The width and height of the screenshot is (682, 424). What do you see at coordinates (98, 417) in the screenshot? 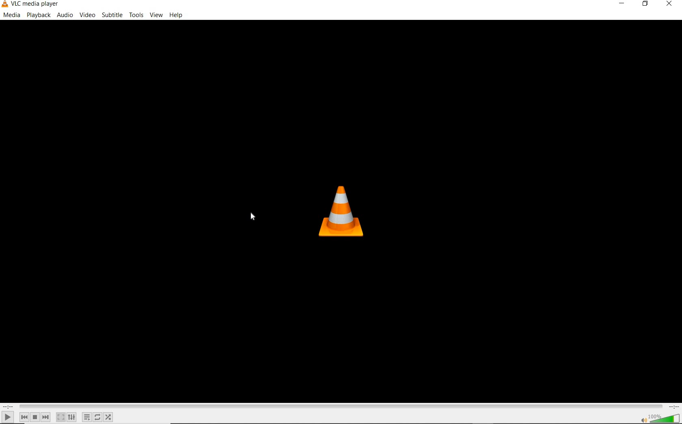
I see `click to toggle between loop all` at bounding box center [98, 417].